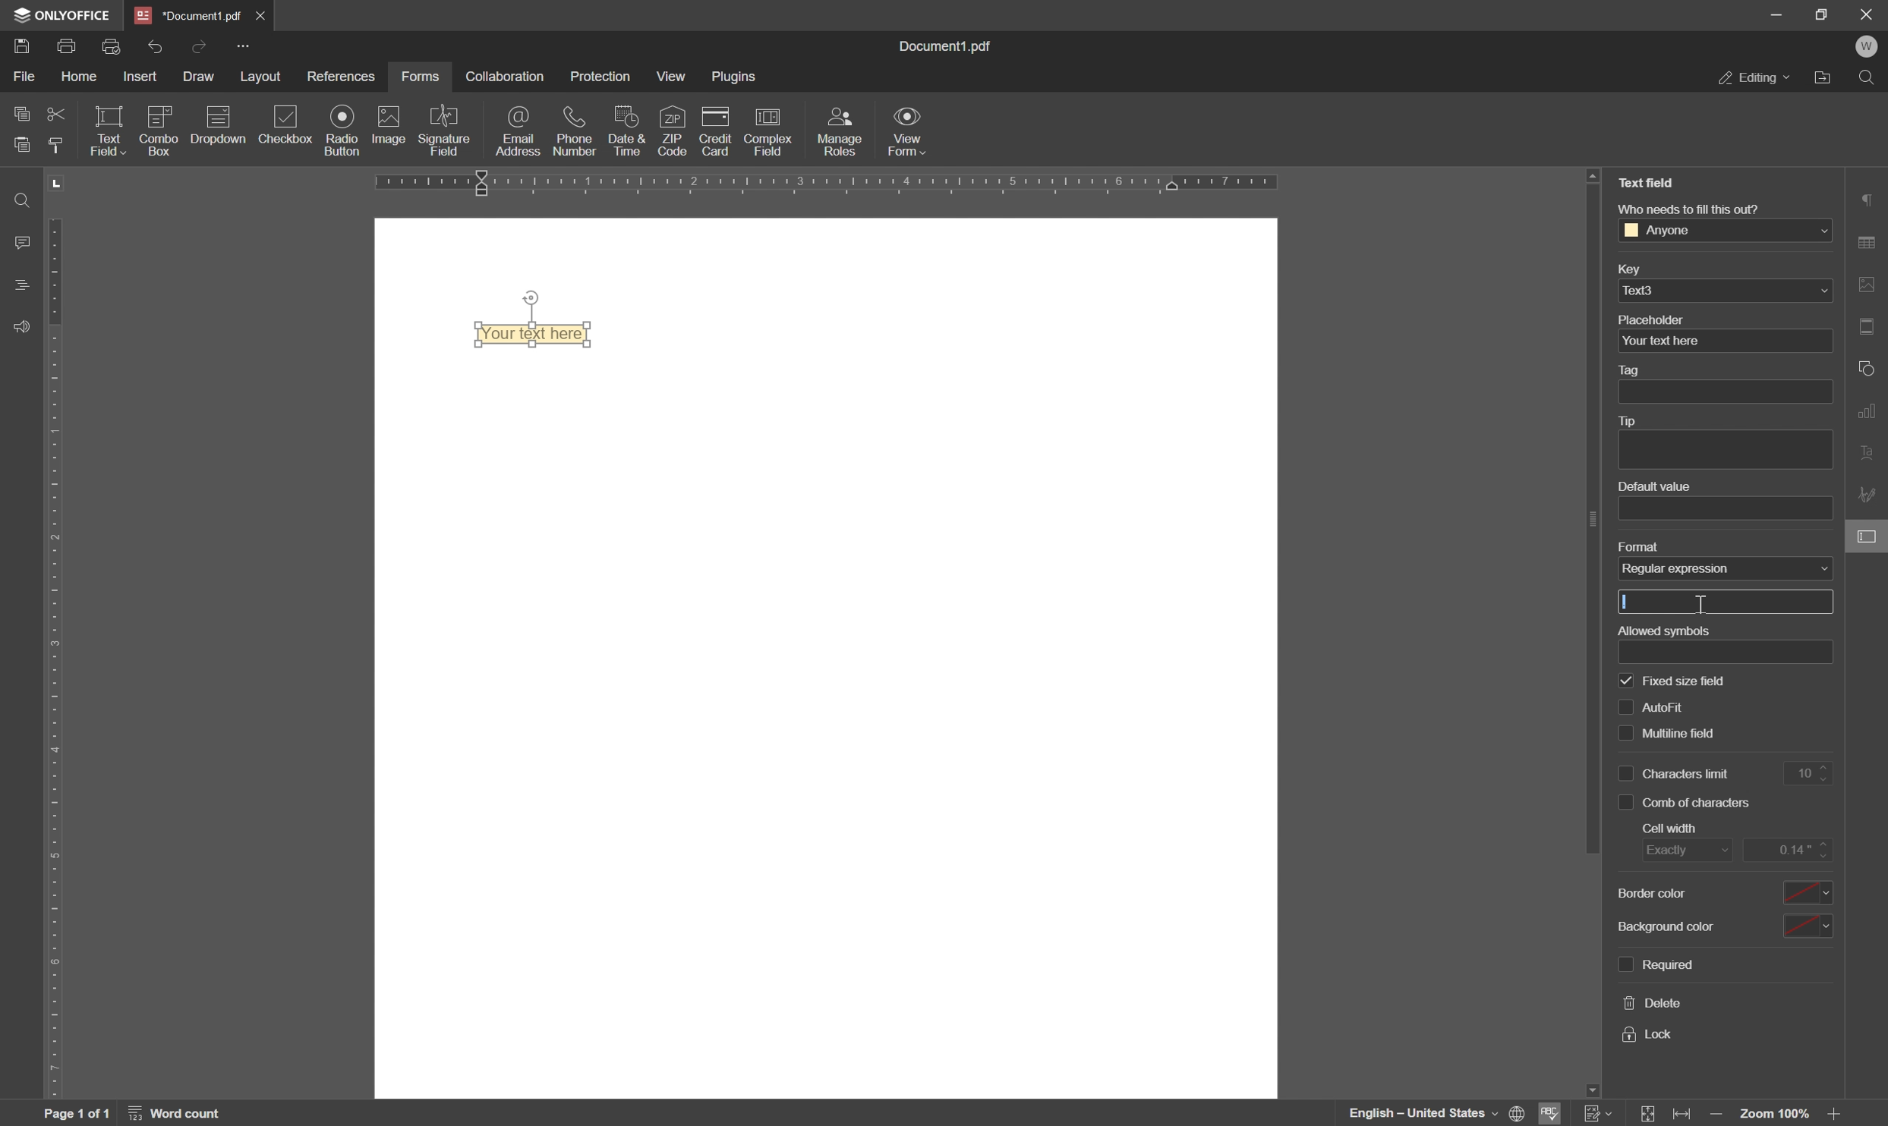  What do you see at coordinates (1871, 284) in the screenshot?
I see `image settings` at bounding box center [1871, 284].